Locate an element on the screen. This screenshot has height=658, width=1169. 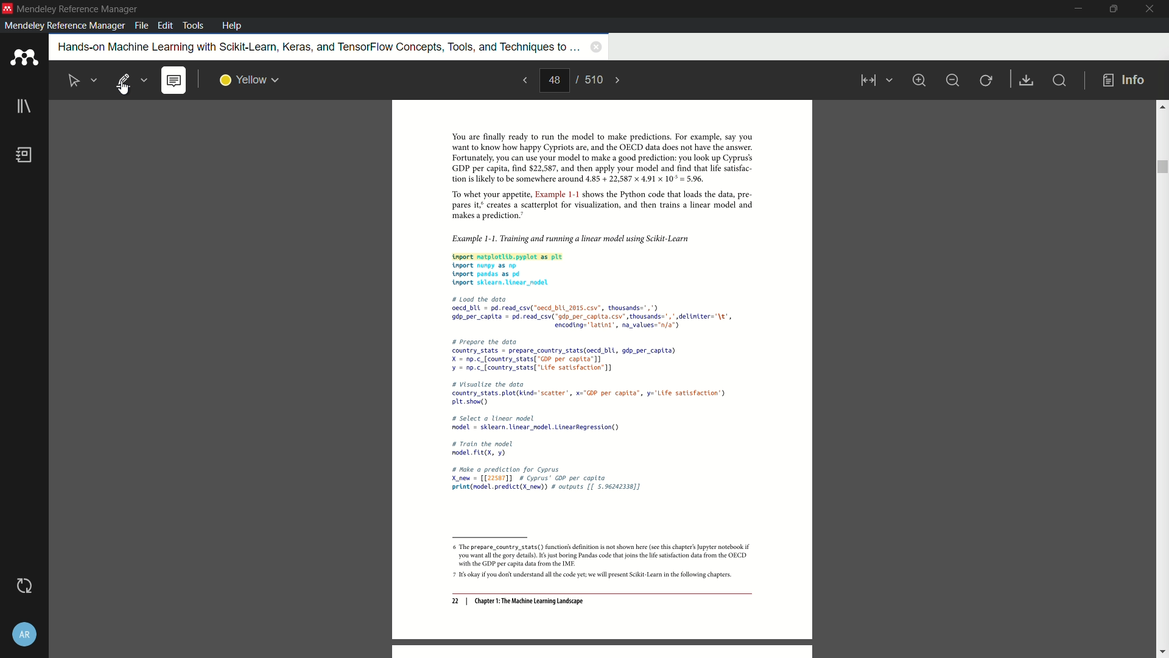
previous page is located at coordinates (524, 80).